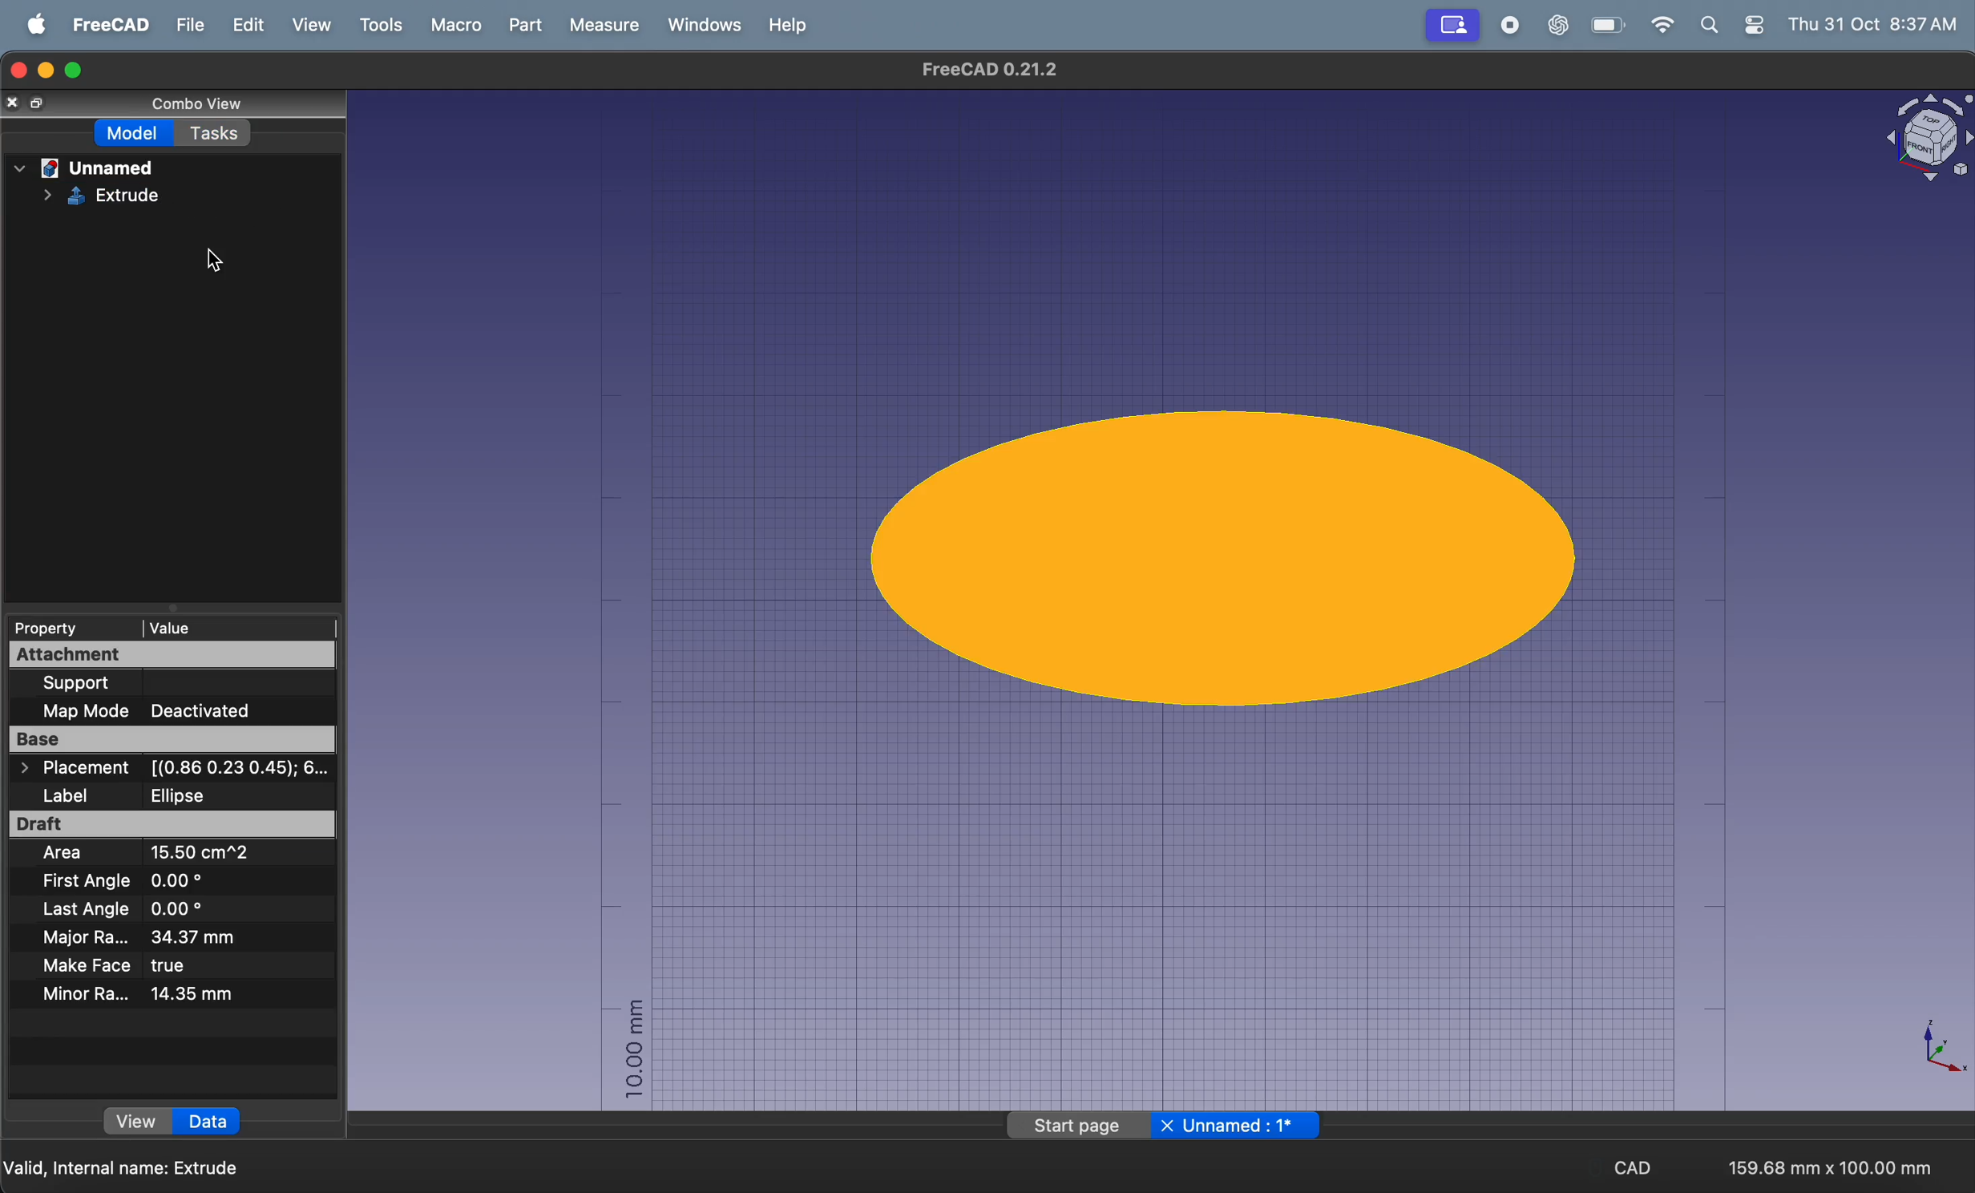 The height and width of the screenshot is (1193, 1975). Describe the element at coordinates (1506, 27) in the screenshot. I see `record` at that location.